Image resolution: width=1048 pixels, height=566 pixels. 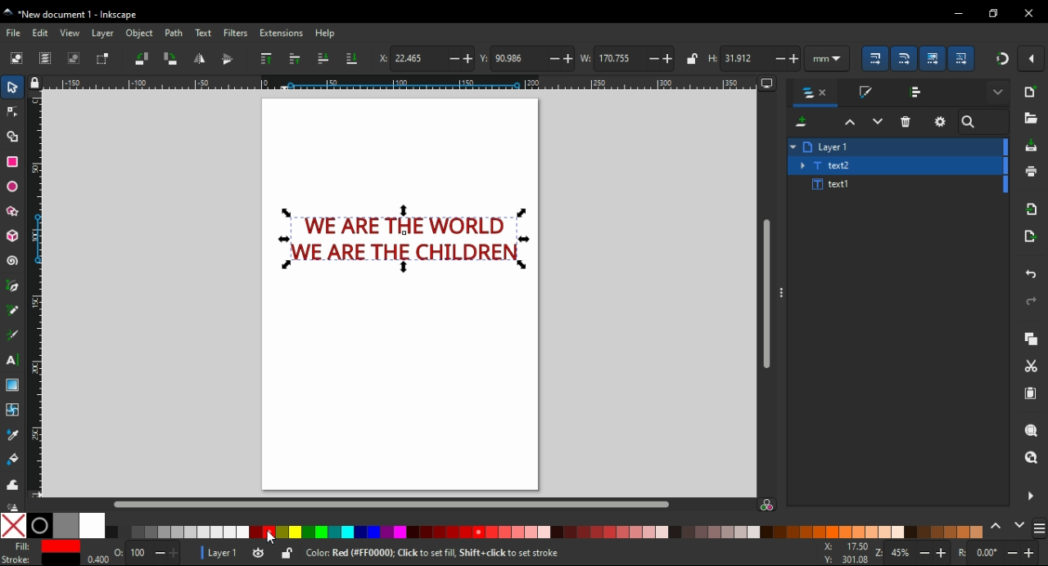 I want to click on horizontal coordinates of selected object, so click(x=424, y=56).